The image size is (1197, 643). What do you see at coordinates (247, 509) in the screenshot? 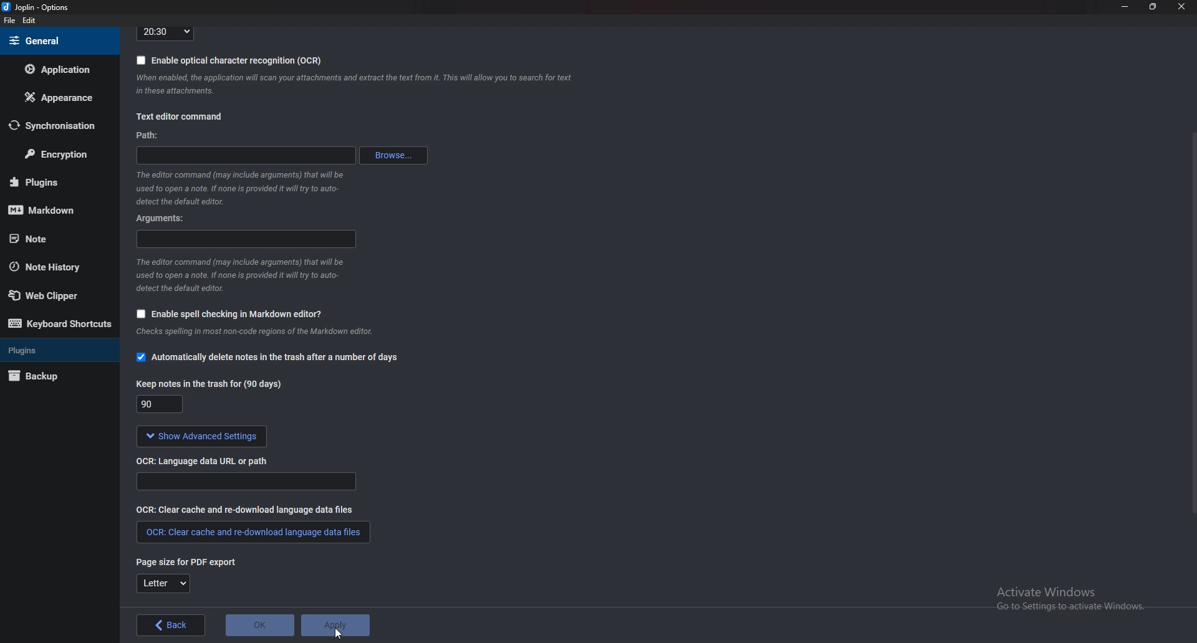
I see `O C R clear cache and re download language` at bounding box center [247, 509].